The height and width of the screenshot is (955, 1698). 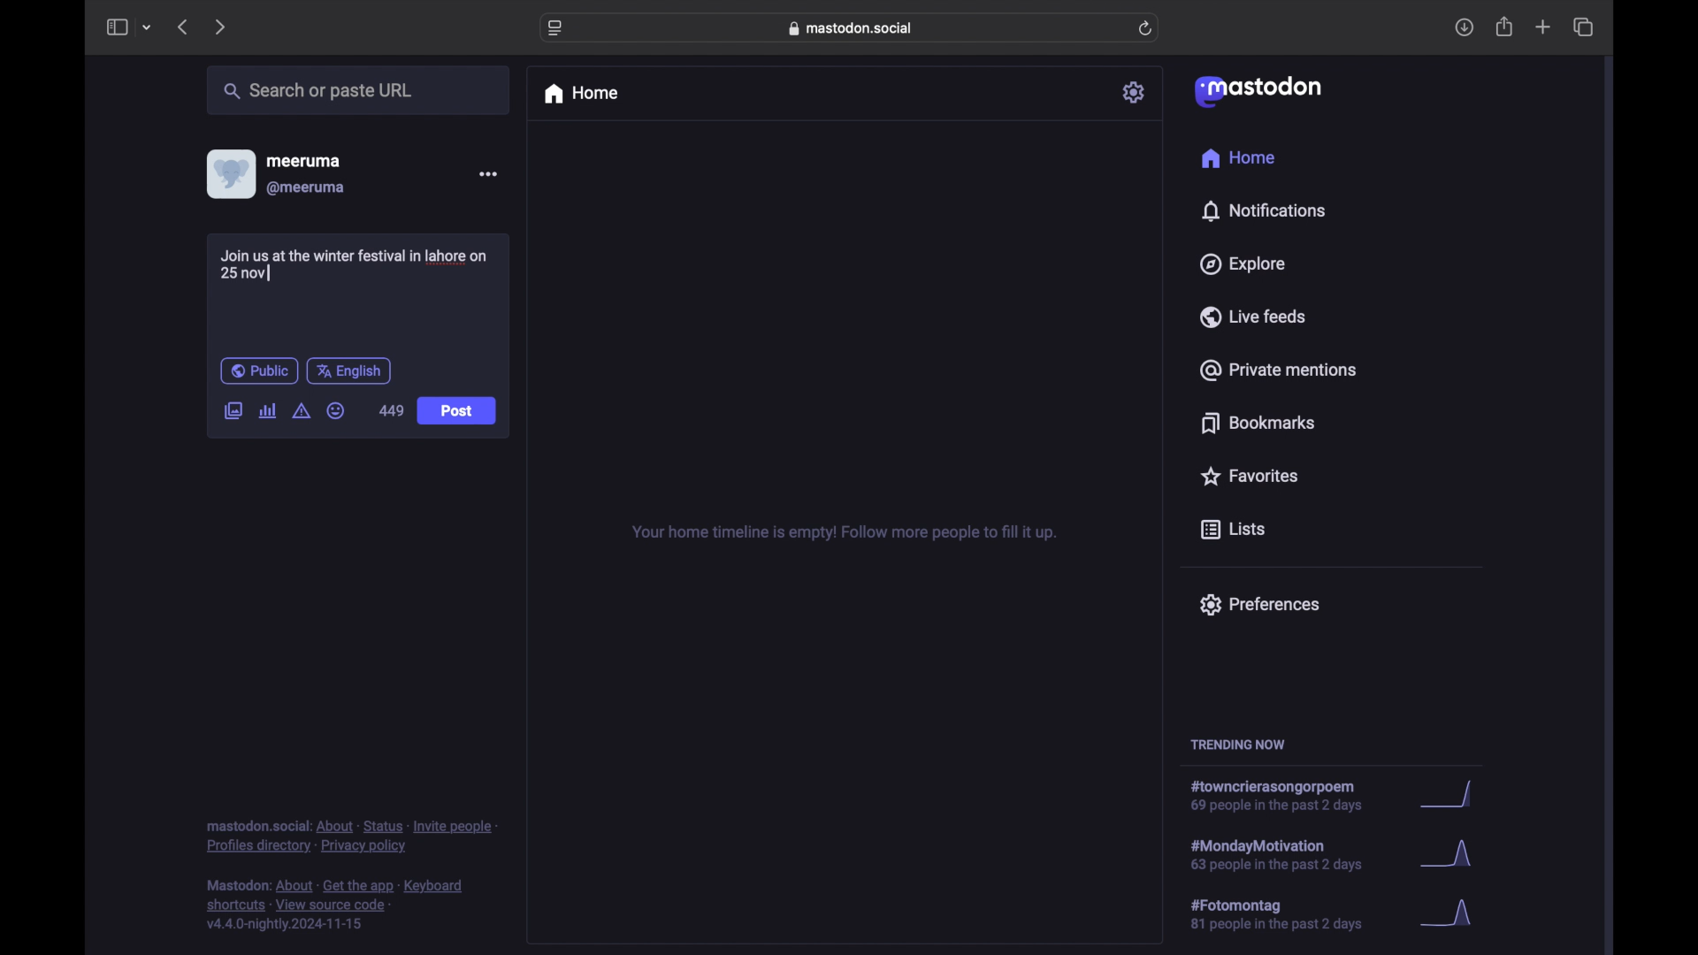 I want to click on meeruma, so click(x=303, y=160).